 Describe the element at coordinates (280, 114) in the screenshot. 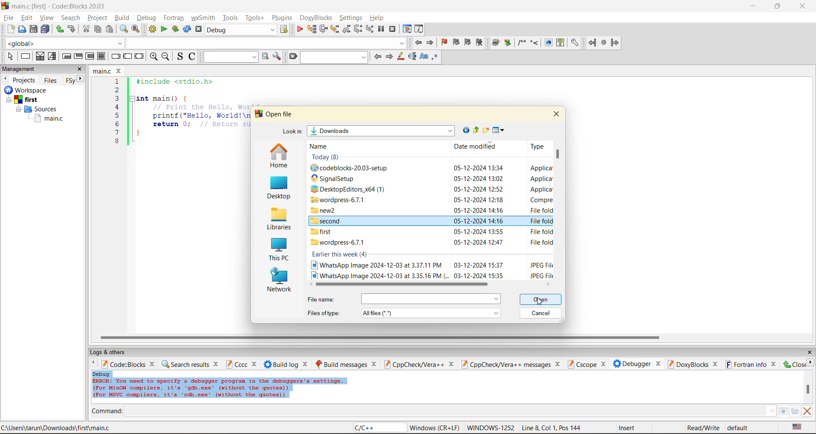

I see `open file` at that location.